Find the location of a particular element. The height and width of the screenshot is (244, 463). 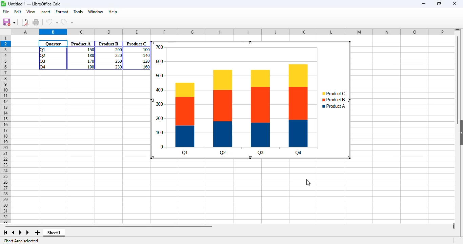

Q2 is located at coordinates (43, 56).